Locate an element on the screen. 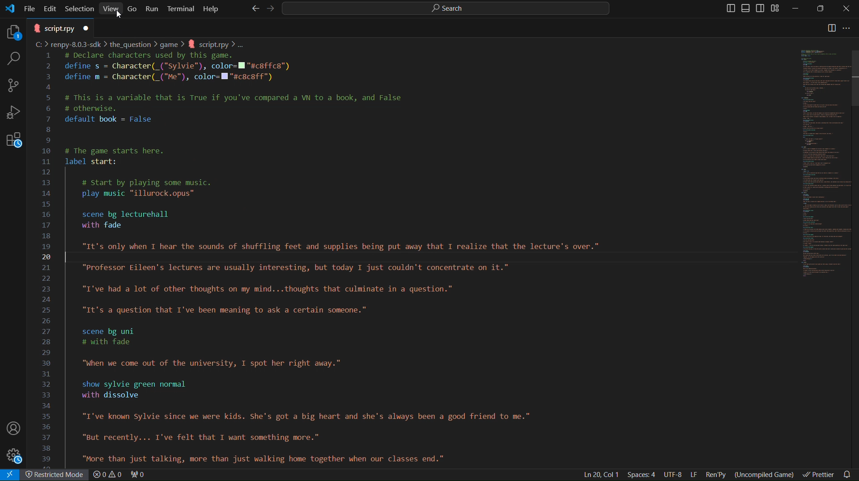 The image size is (859, 481). # Declare characters used Dy this game.
define s = Character(_("sylvie"), color=H"#c8ffc8")
define m = Character(_("Me"), color=H"#c8c8ff")
# This is a variable that is True if you've compared a VN to a book, and False
# otherwise.
default book = False
# The game starts here.
label start:
# Start by playing some music.
play music "illurock.opus™
scene bg lecturehall
with fade
"It's only when I hear the sounds of shuffling feet and supplies being put away that I realize that the lecture's over."
“professor Eileen's lectures are usually interesting, but today I just couldn't concentrate on it."
"I've had a lot of other thoughts on my mind...thoughts that culminate in a question.”
"It's a question that I've been meaning to ask a certain someone.”
scene bg uni
# with fade
“When we come out of the university, I spot her right away."
show sylvie green normal
with dissolve
"I've known Sylvie since we were kids. She's got a big heart and she's always been a good friend to me.”
"But recently... I've felt that I want something more."
“More than just talking, more than just walking home together when our classes end." is located at coordinates (336, 259).